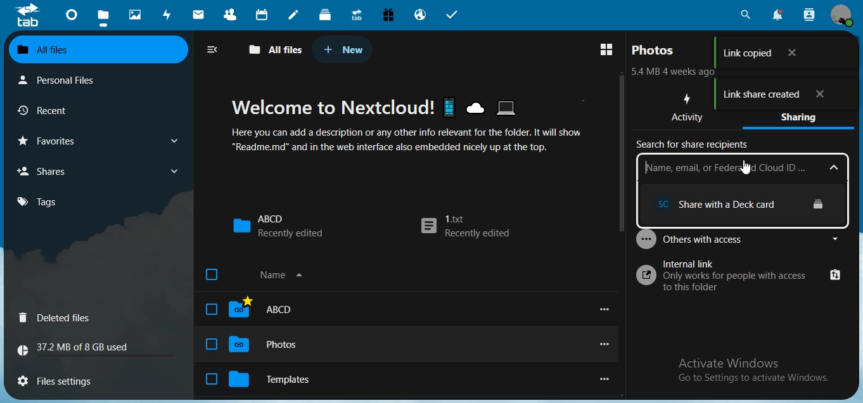 The image size is (863, 403). I want to click on upgrade, so click(359, 16).